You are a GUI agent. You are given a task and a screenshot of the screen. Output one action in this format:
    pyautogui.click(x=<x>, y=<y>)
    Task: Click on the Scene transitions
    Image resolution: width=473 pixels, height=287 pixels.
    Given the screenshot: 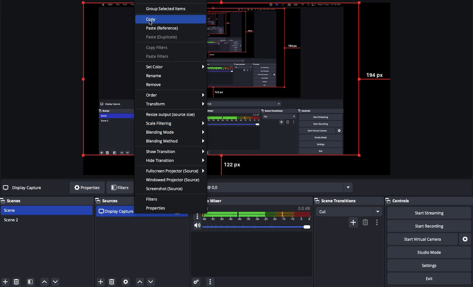 What is the action you would take?
    pyautogui.click(x=347, y=201)
    